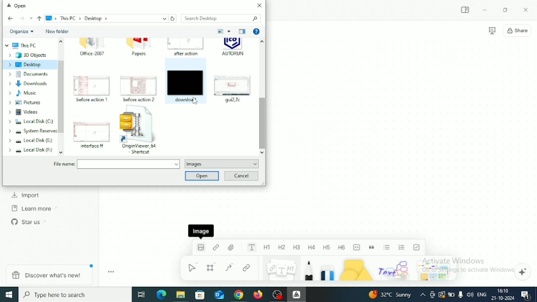 The image size is (537, 302). Describe the element at coordinates (460, 295) in the screenshot. I see `Mic` at that location.